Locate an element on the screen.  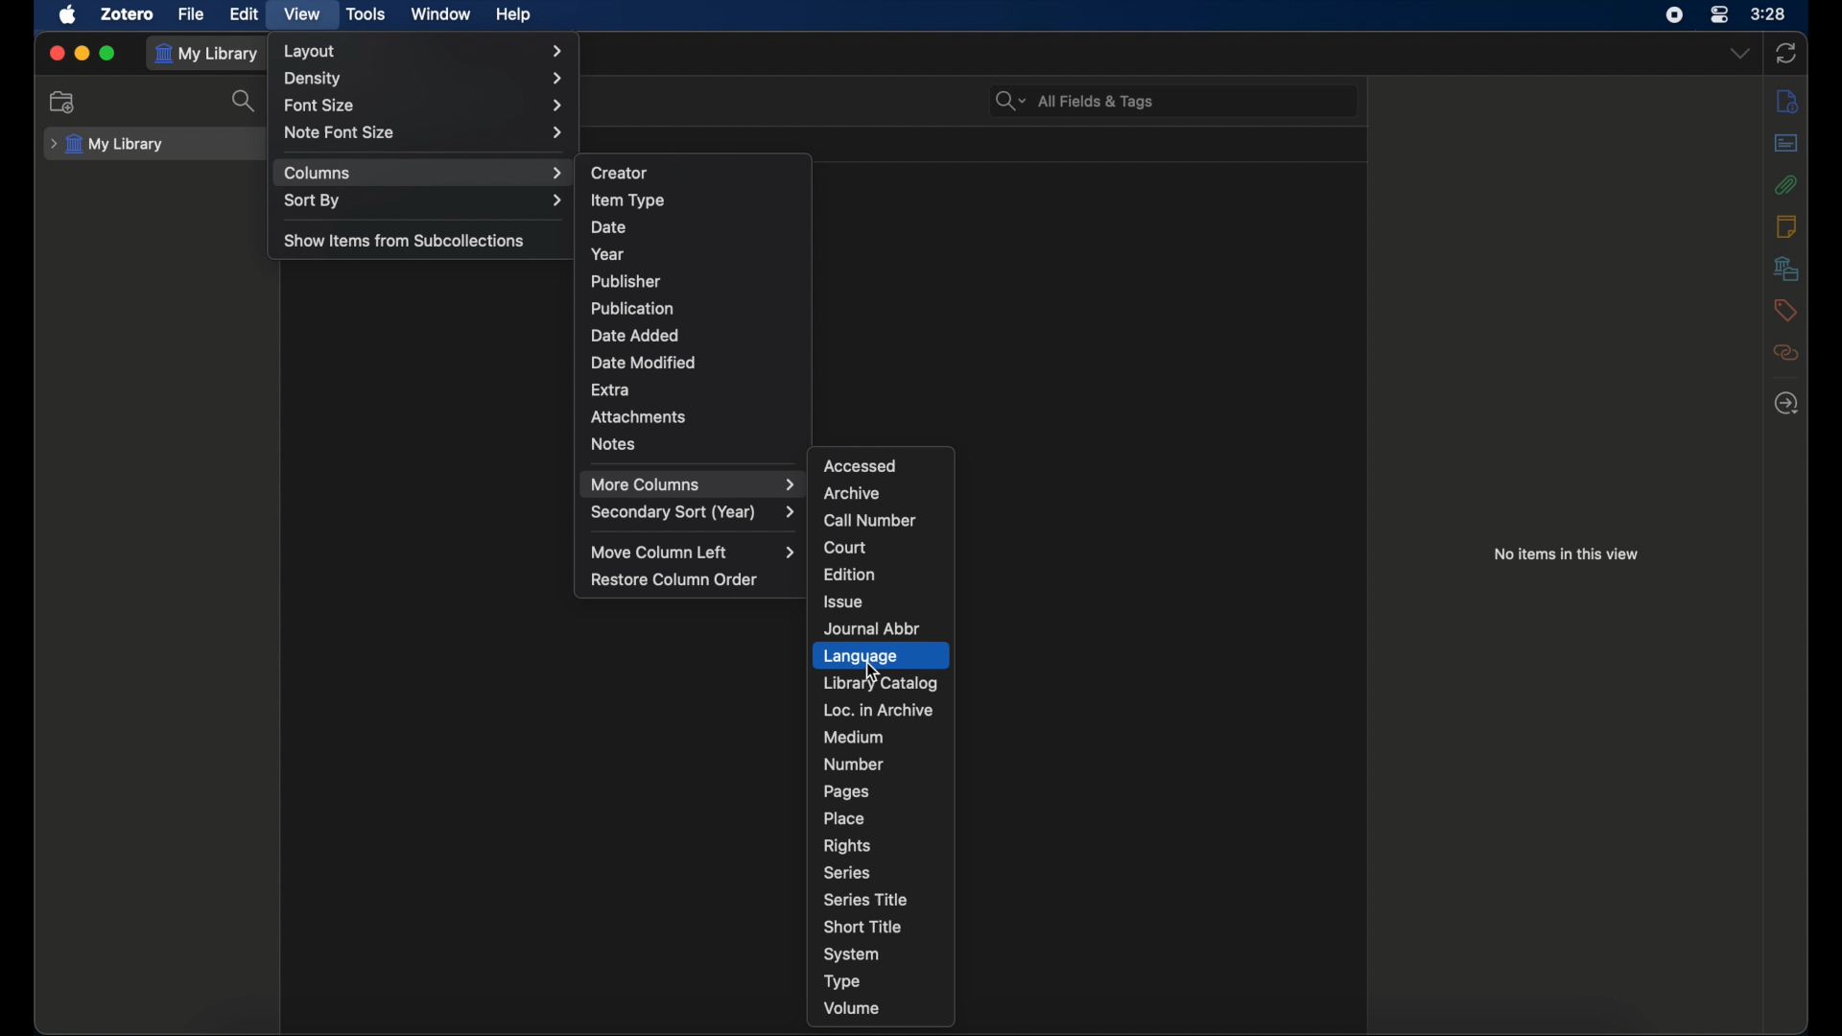
columns is located at coordinates (424, 174).